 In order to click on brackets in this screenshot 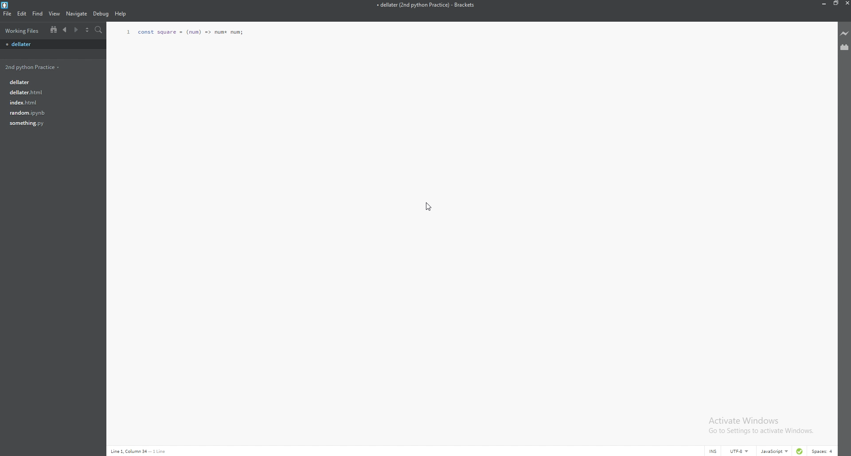, I will do `click(5, 5)`.